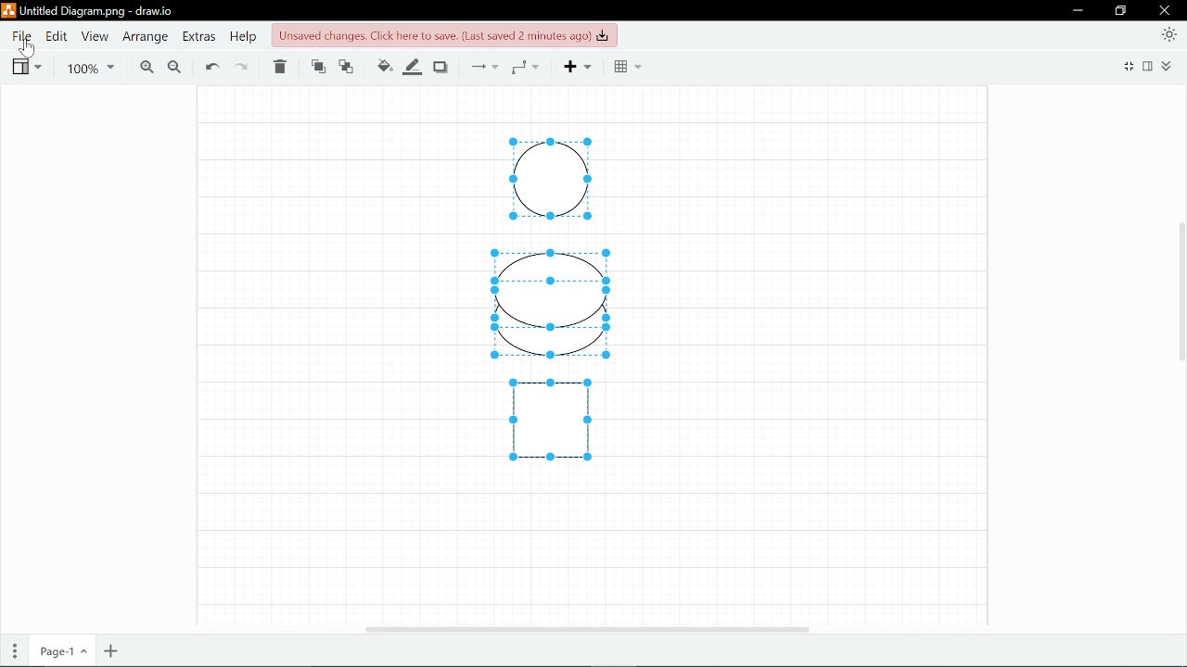 Image resolution: width=1187 pixels, height=667 pixels. Describe the element at coordinates (28, 51) in the screenshot. I see `cursor` at that location.